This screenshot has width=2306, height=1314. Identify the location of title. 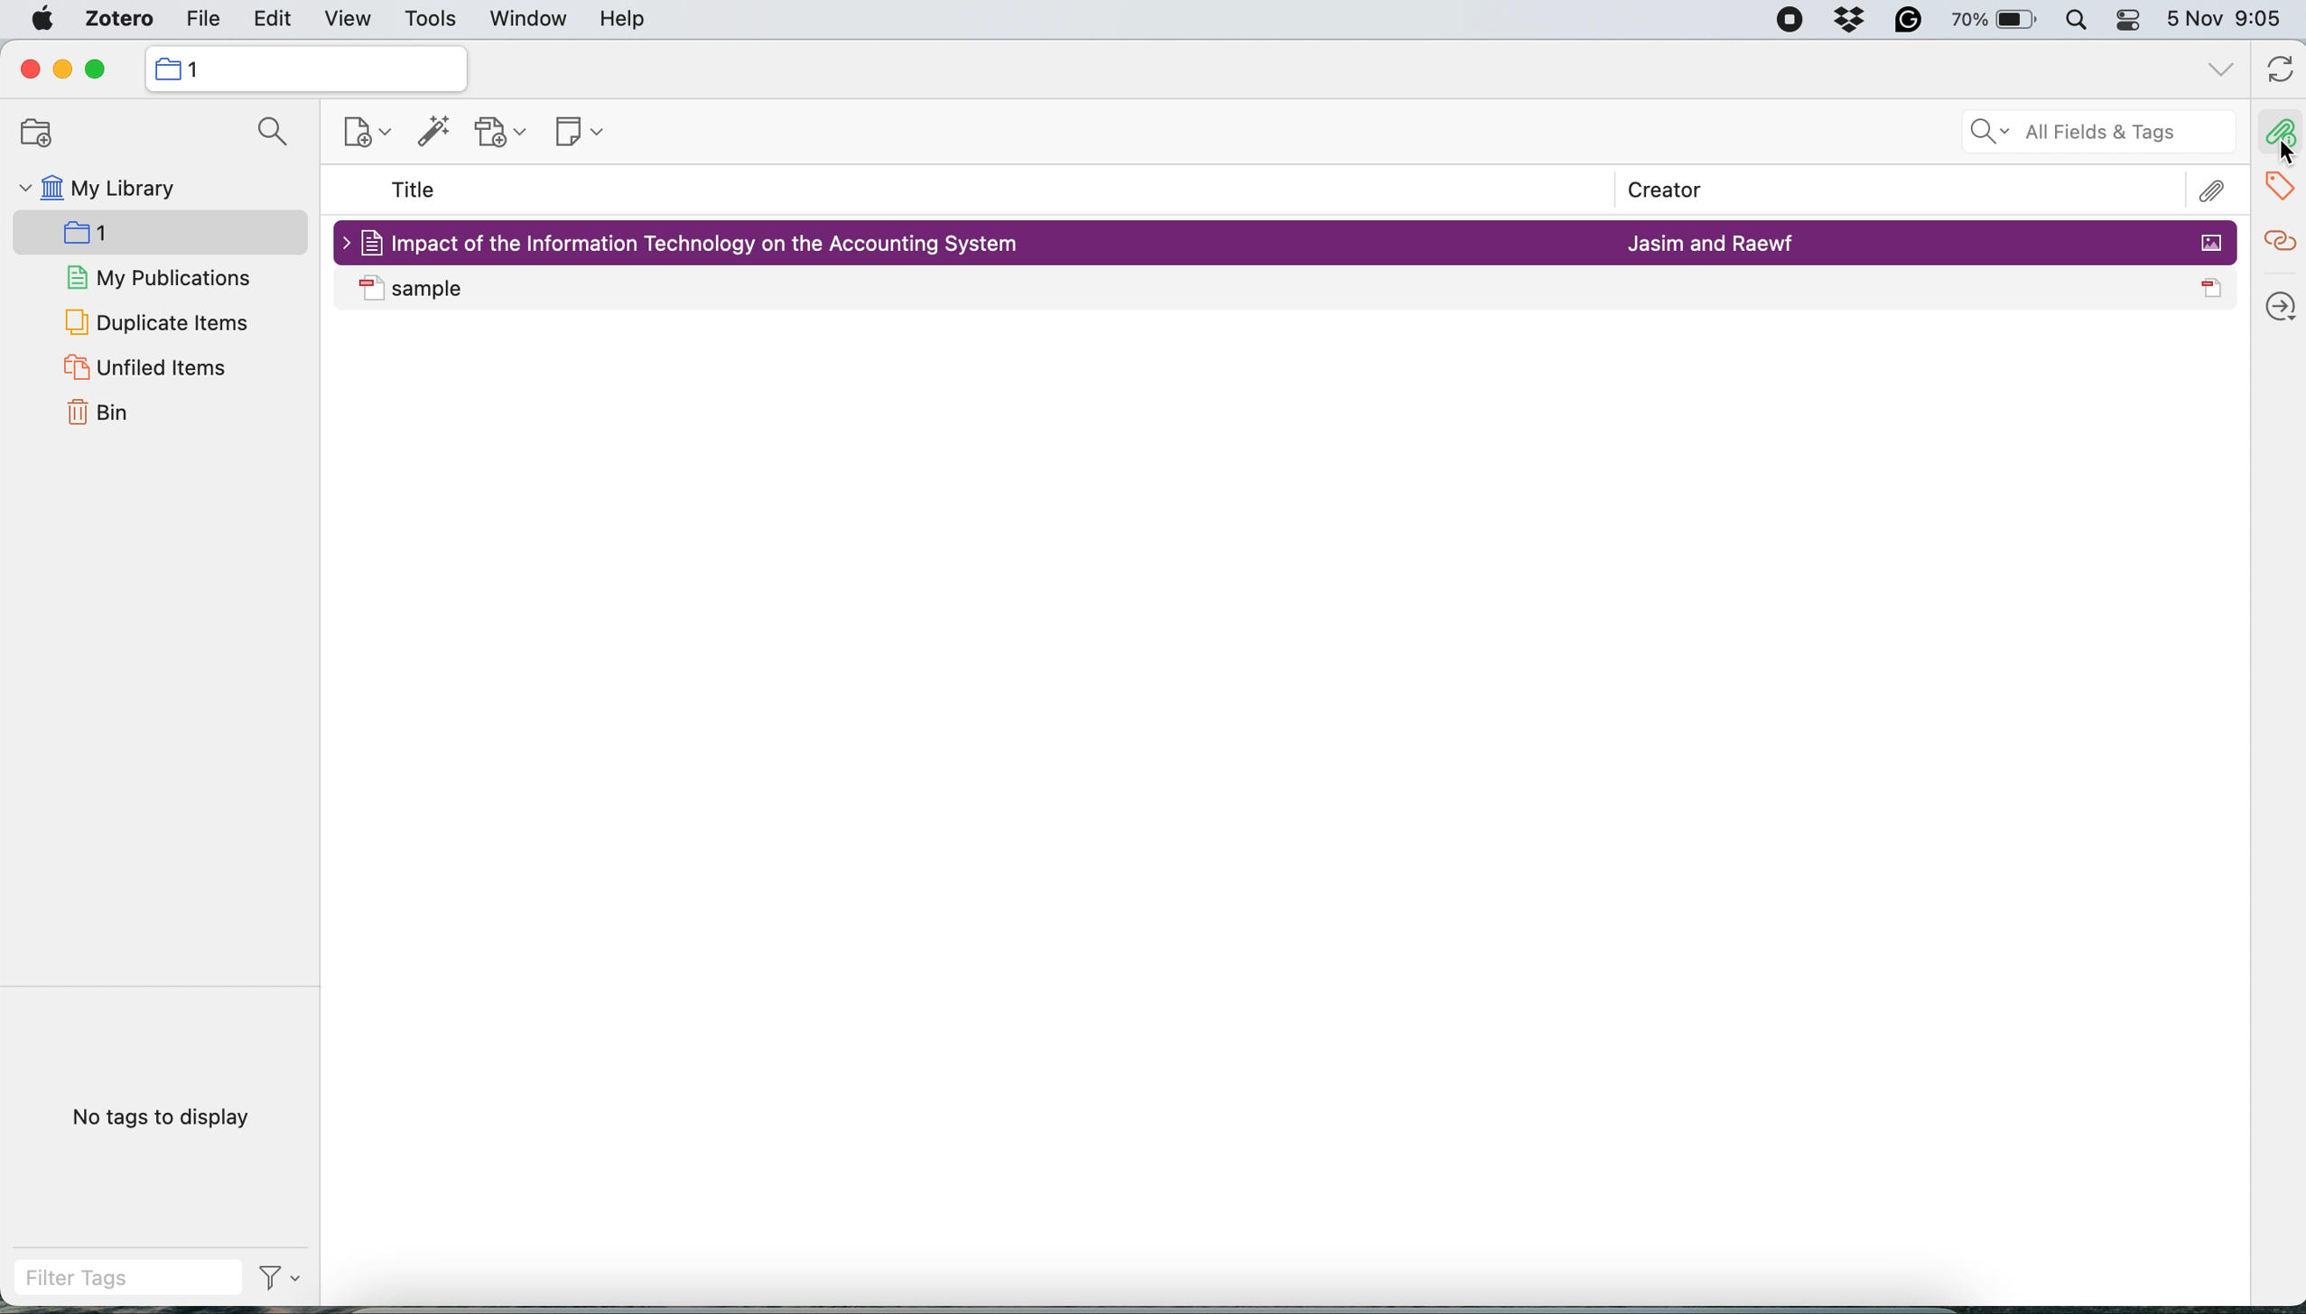
(414, 191).